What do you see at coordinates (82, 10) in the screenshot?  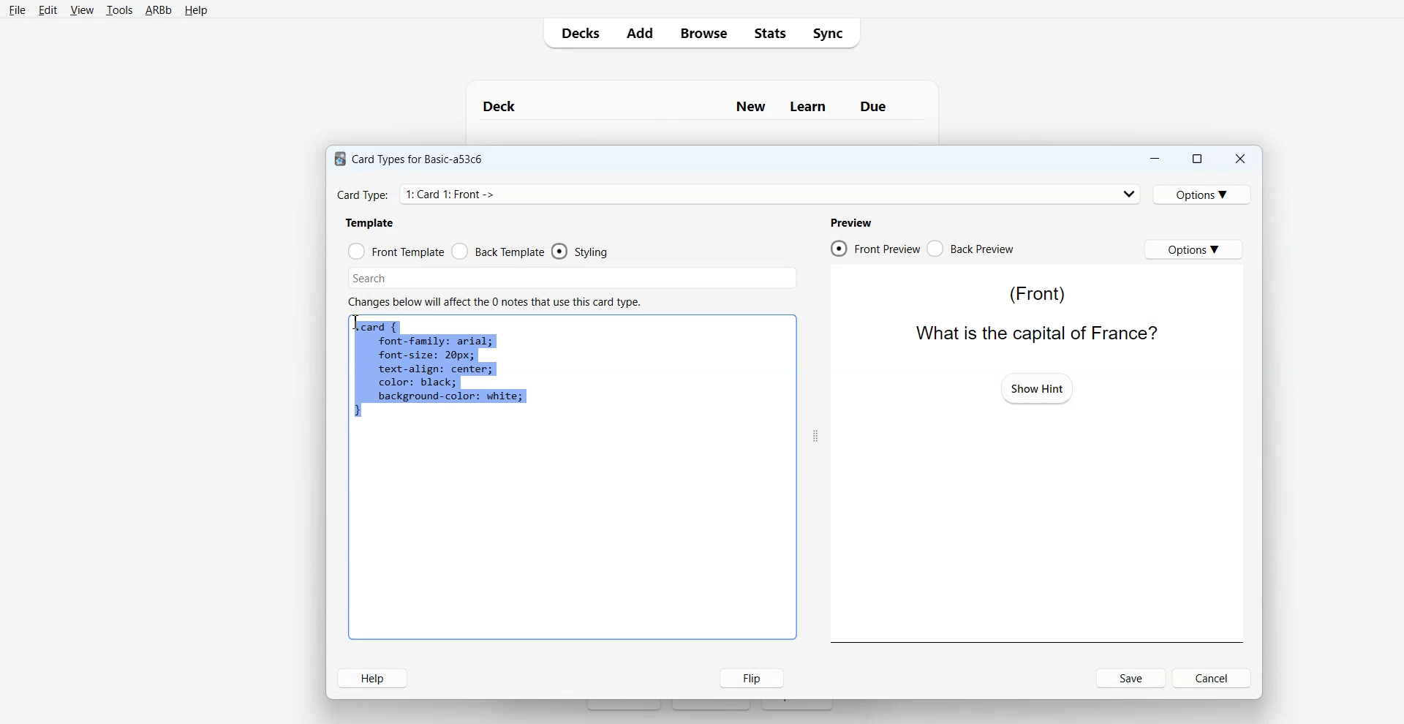 I see `View` at bounding box center [82, 10].